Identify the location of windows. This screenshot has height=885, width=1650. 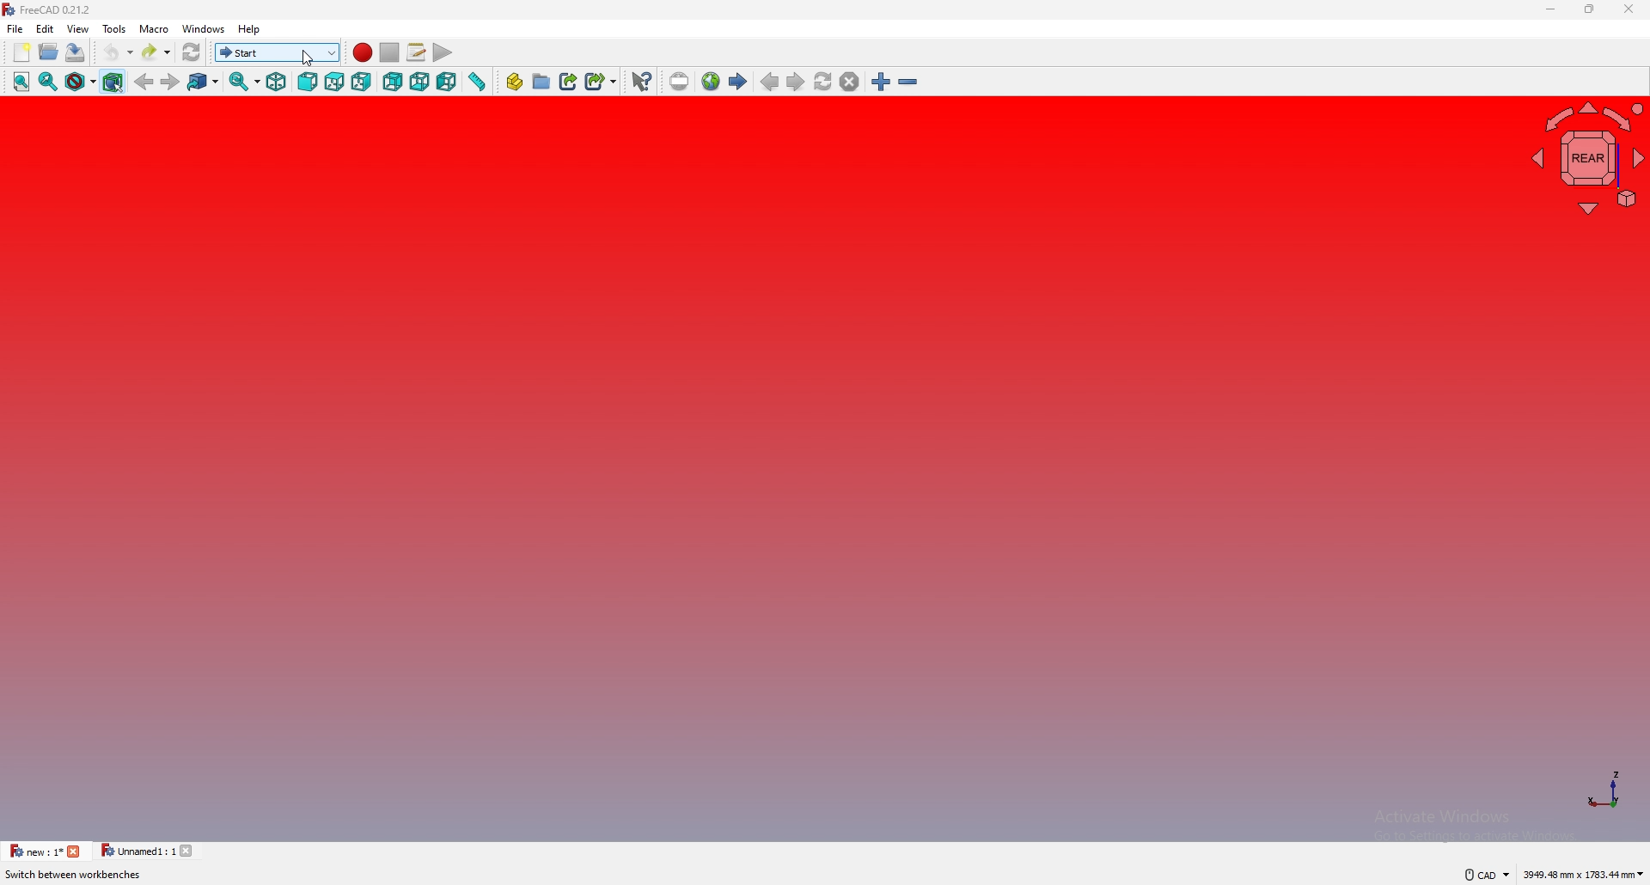
(205, 28).